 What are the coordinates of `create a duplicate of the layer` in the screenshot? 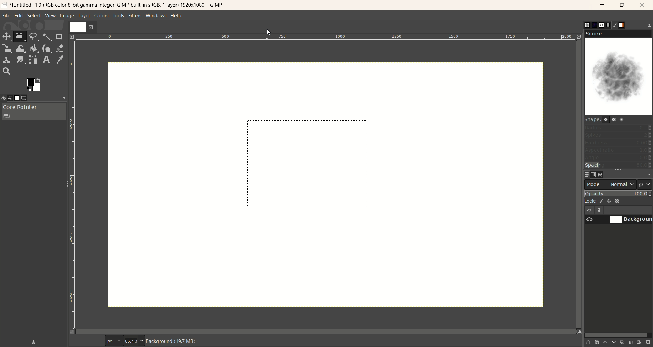 It's located at (622, 343).